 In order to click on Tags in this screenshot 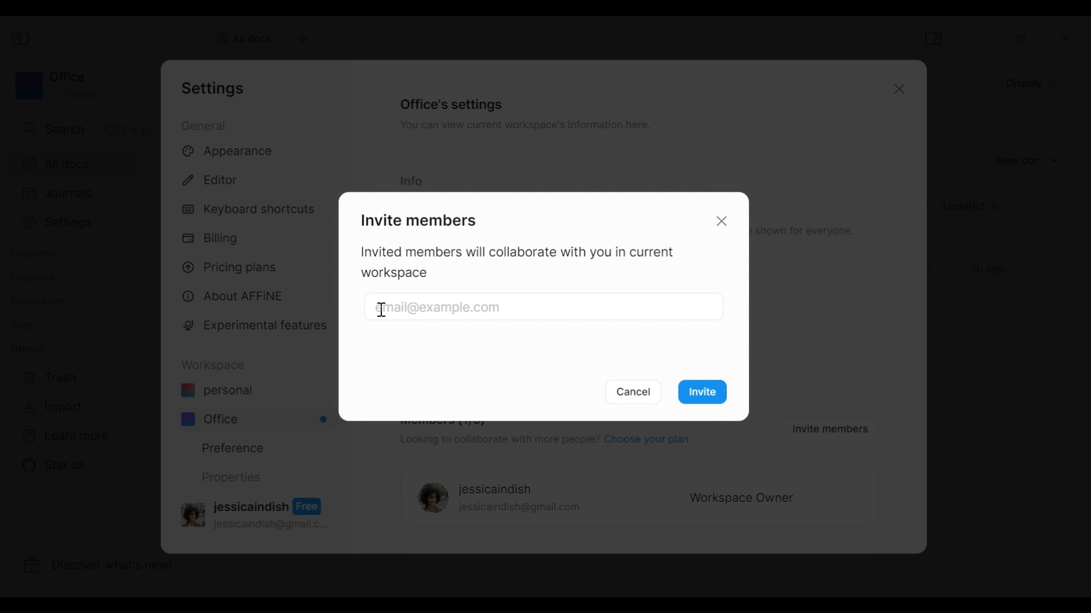, I will do `click(27, 326)`.